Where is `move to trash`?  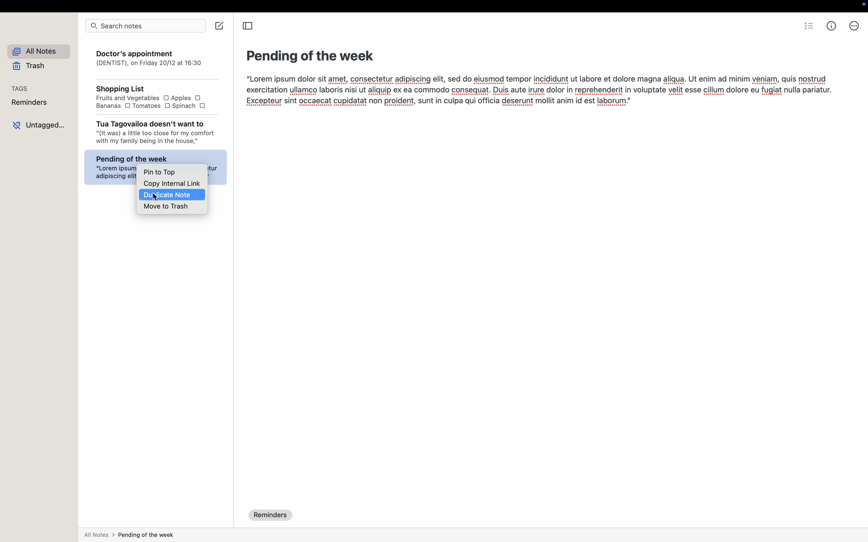 move to trash is located at coordinates (173, 207).